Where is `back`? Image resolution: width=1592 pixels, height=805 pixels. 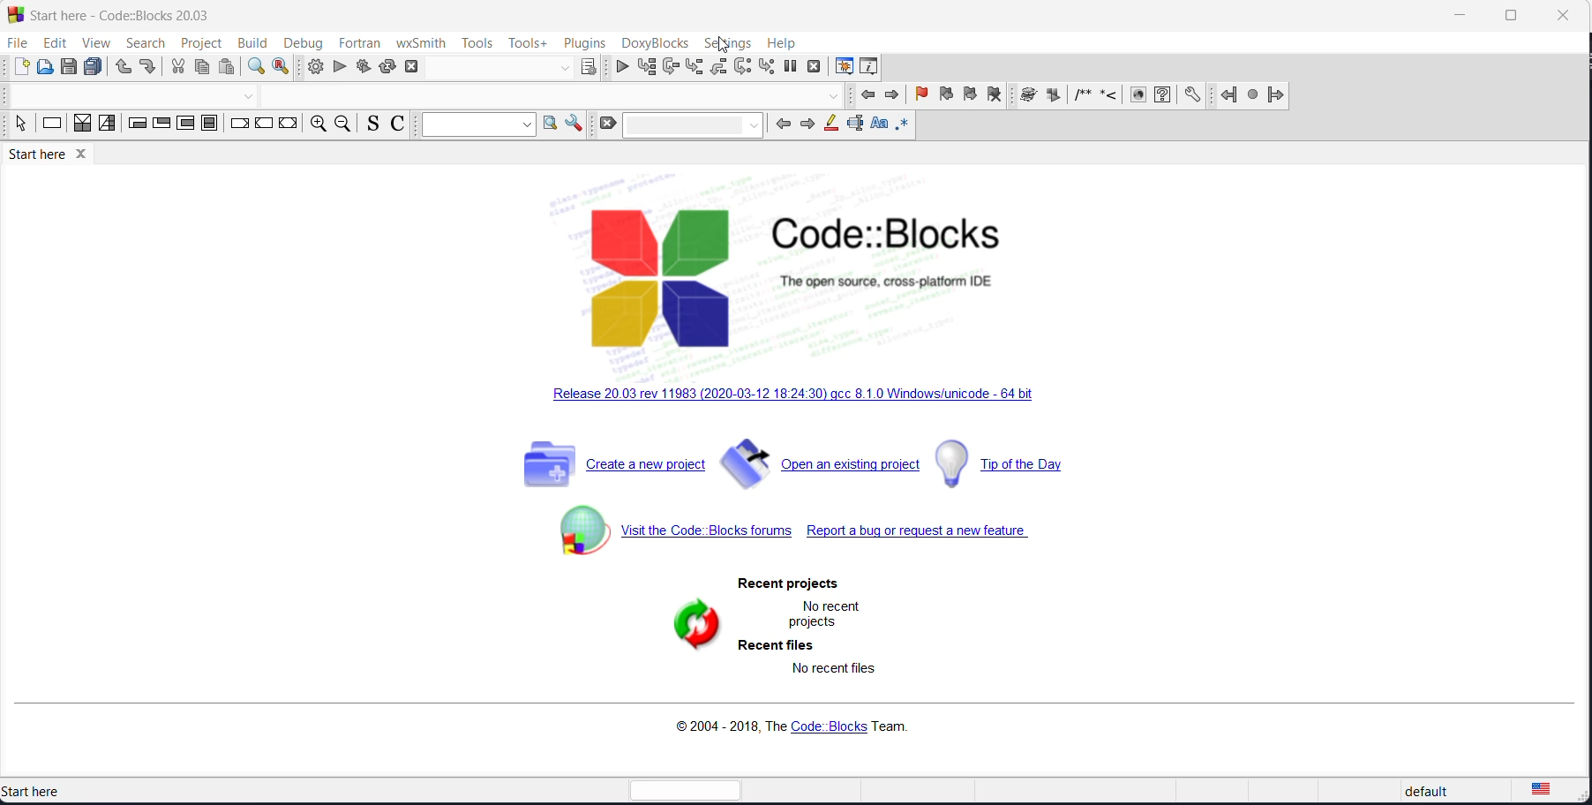 back is located at coordinates (778, 125).